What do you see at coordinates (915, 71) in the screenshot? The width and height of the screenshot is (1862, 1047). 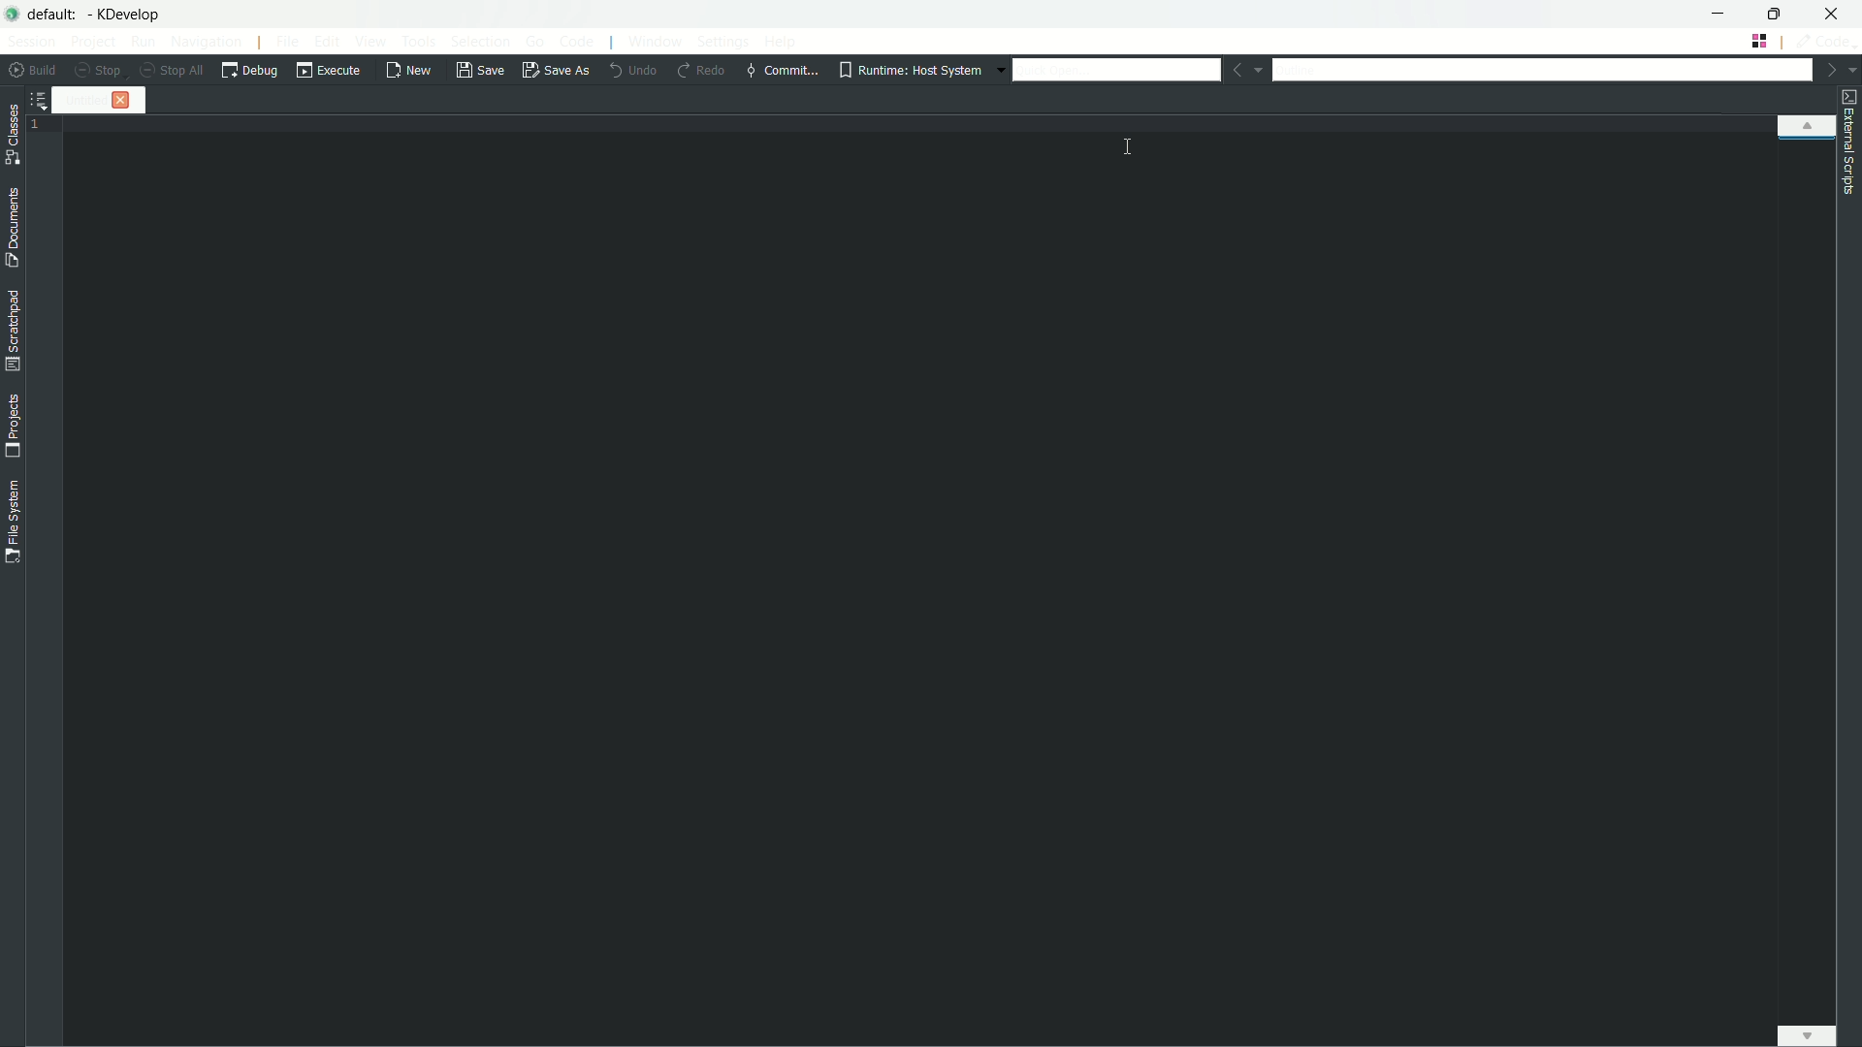 I see `runtime host system` at bounding box center [915, 71].